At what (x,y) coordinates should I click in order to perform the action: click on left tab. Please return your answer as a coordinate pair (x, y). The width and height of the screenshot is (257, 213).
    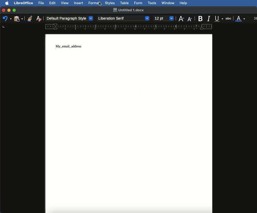
    Looking at the image, I should click on (4, 27).